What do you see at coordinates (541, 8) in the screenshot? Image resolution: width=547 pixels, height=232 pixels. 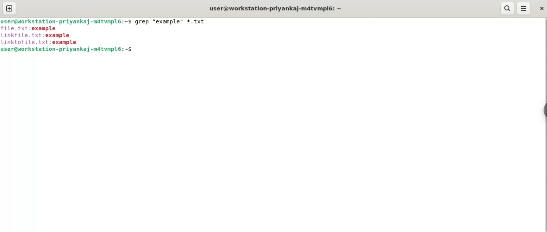 I see `close` at bounding box center [541, 8].